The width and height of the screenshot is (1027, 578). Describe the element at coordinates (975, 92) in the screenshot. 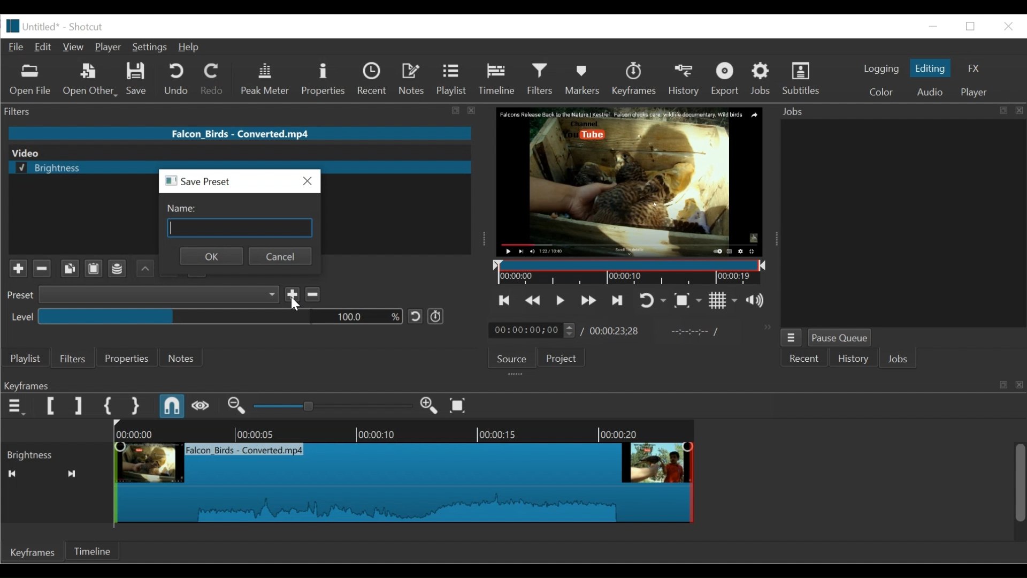

I see `Player` at that location.